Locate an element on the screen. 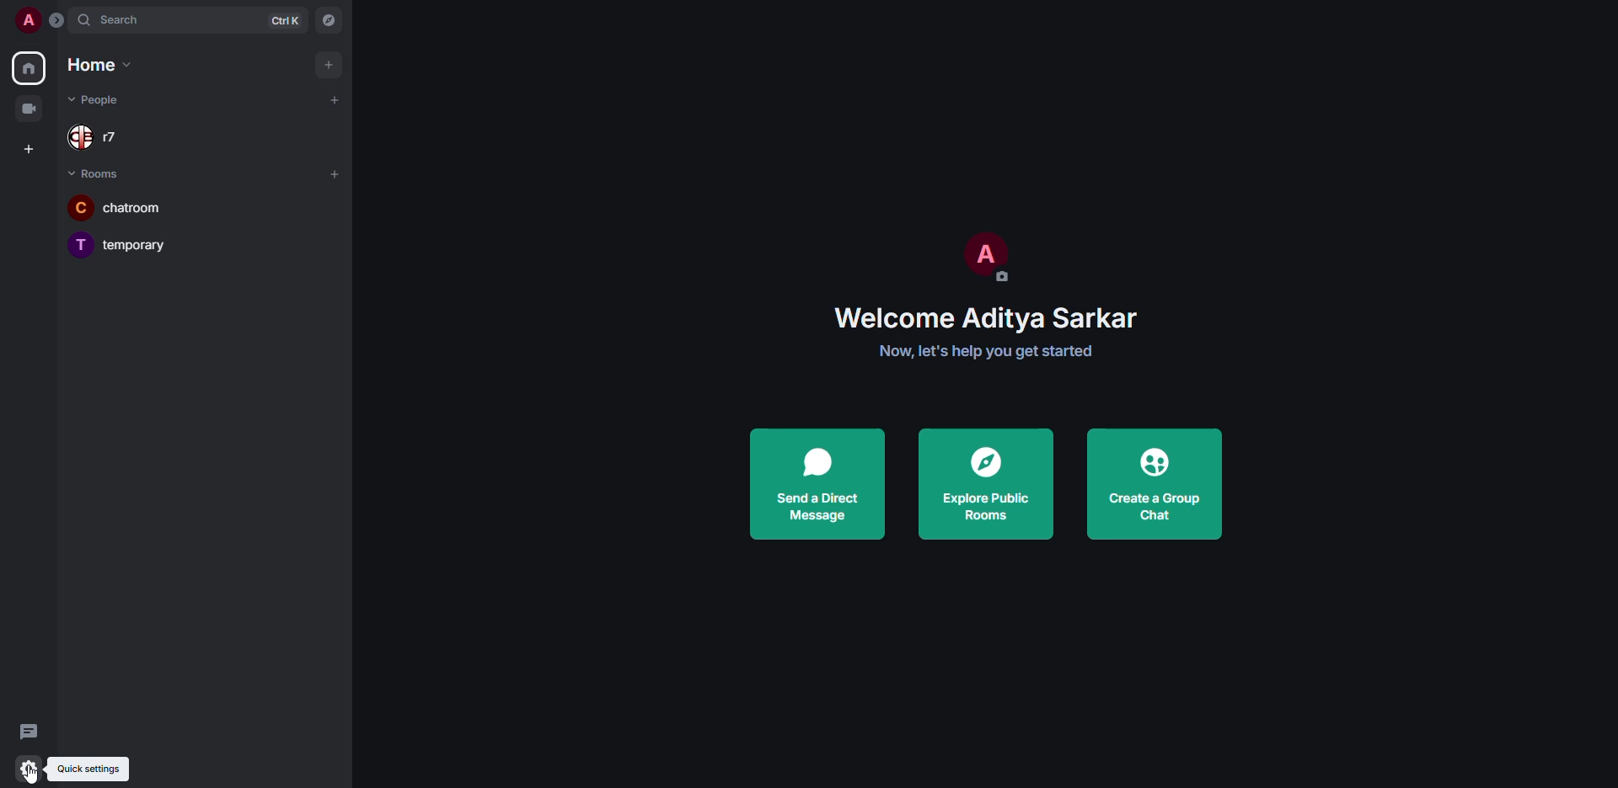 The width and height of the screenshot is (1618, 788). quick settings is located at coordinates (92, 769).